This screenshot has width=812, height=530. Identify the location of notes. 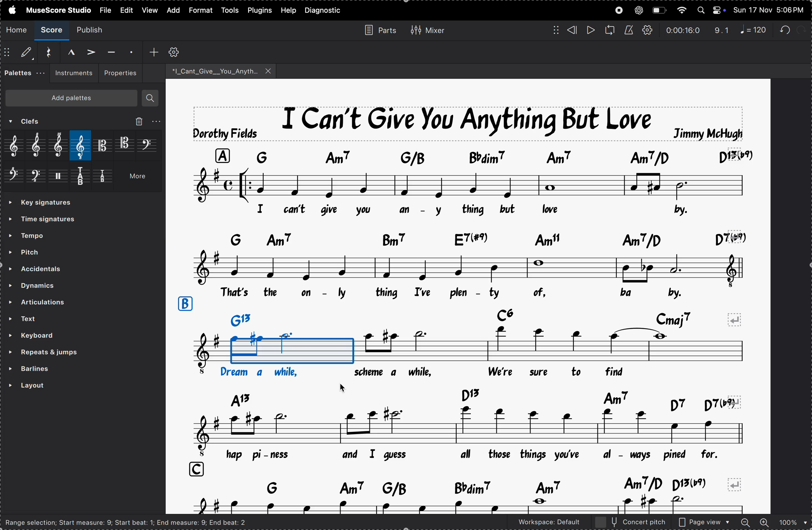
(549, 351).